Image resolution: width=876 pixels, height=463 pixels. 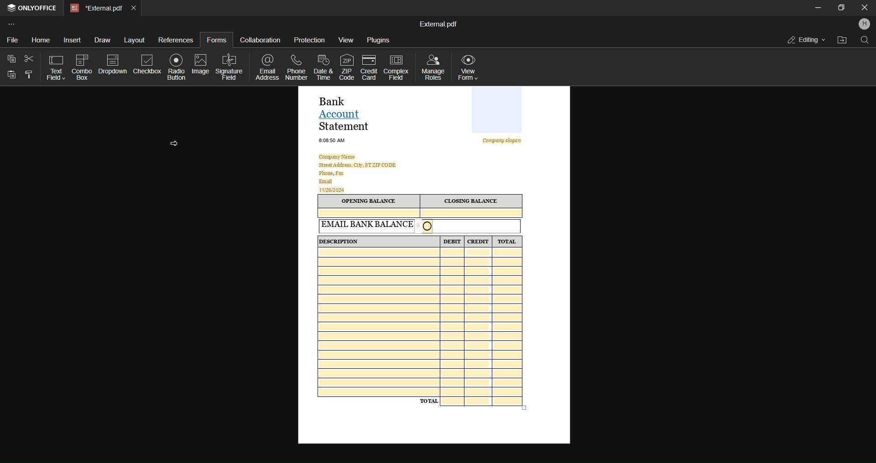 What do you see at coordinates (14, 75) in the screenshot?
I see `paste` at bounding box center [14, 75].